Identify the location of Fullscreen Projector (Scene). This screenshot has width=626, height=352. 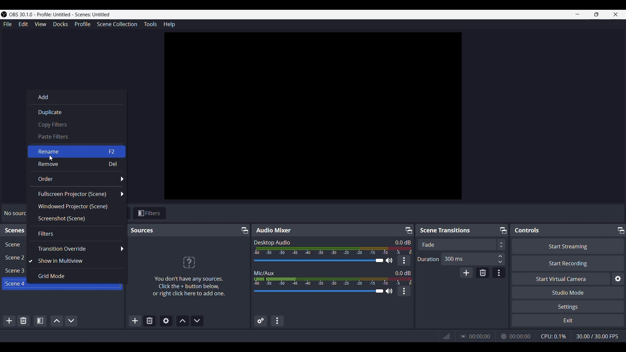
(81, 194).